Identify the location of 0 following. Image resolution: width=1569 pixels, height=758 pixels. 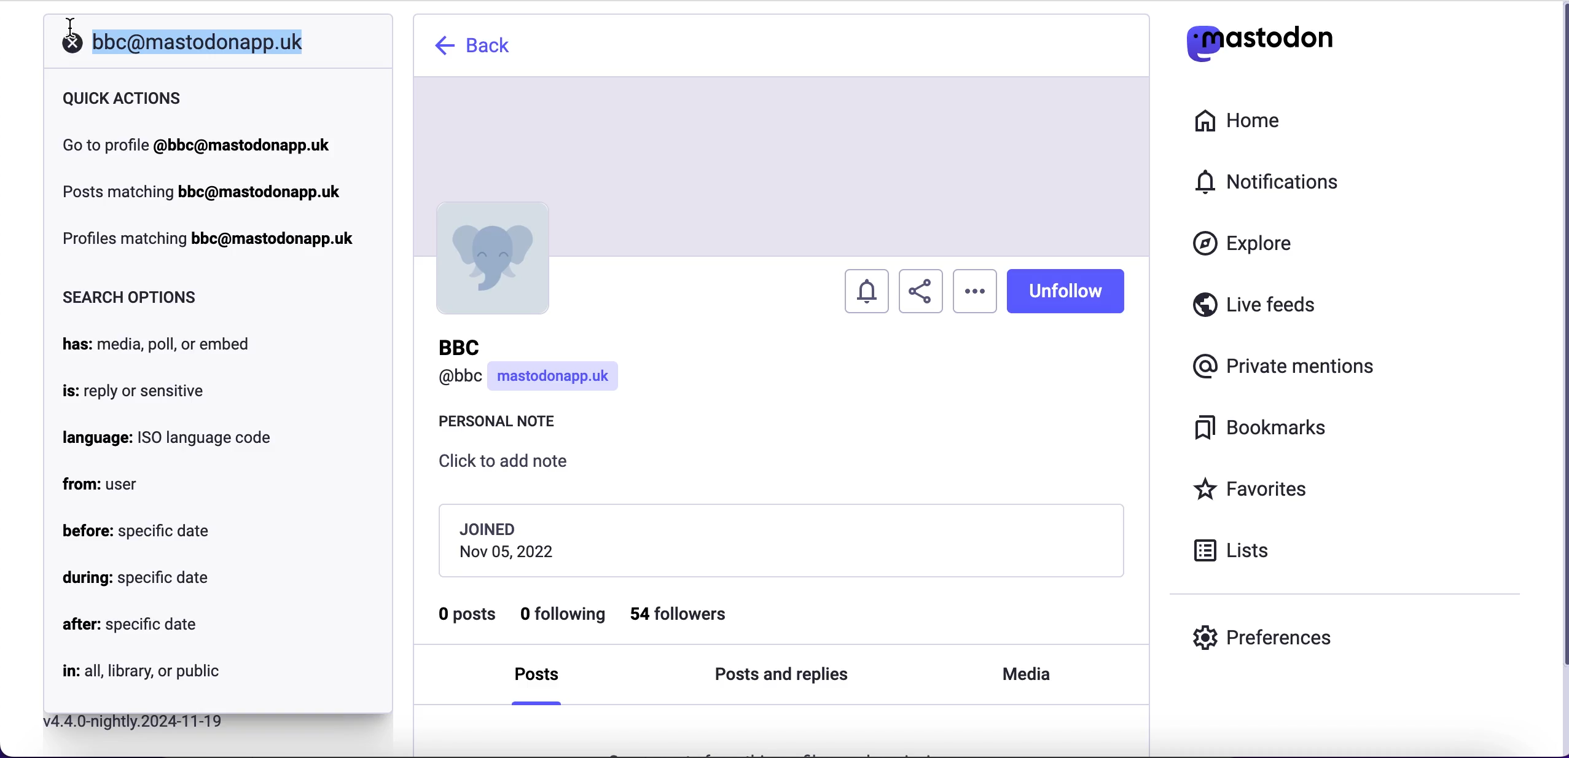
(565, 616).